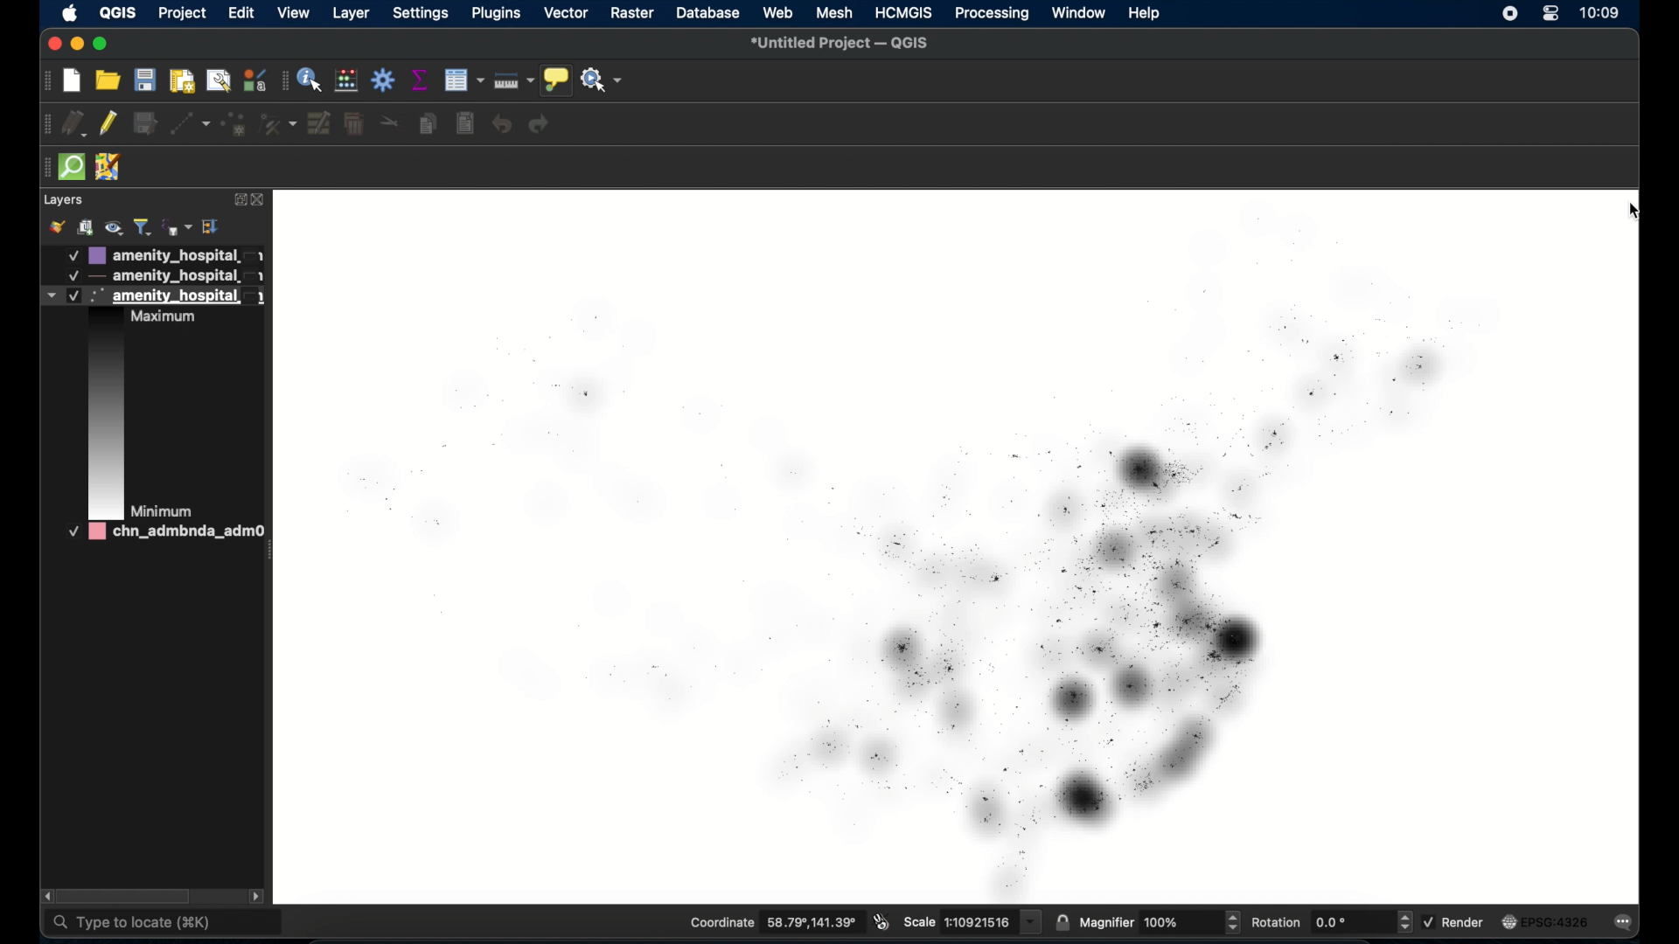  What do you see at coordinates (384, 80) in the screenshot?
I see `toolbox` at bounding box center [384, 80].